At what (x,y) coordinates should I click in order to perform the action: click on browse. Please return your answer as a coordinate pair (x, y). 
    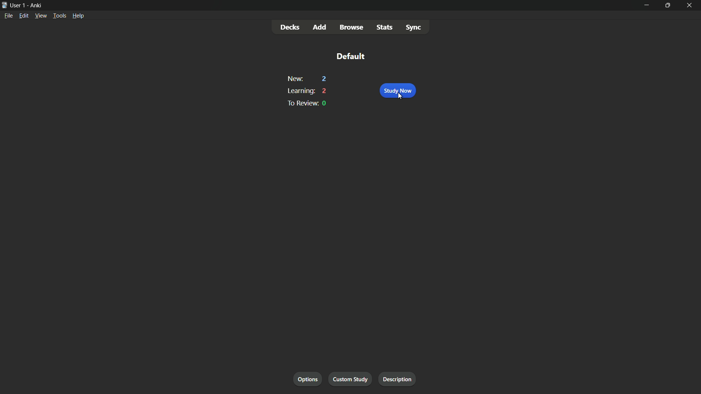
    Looking at the image, I should click on (351, 27).